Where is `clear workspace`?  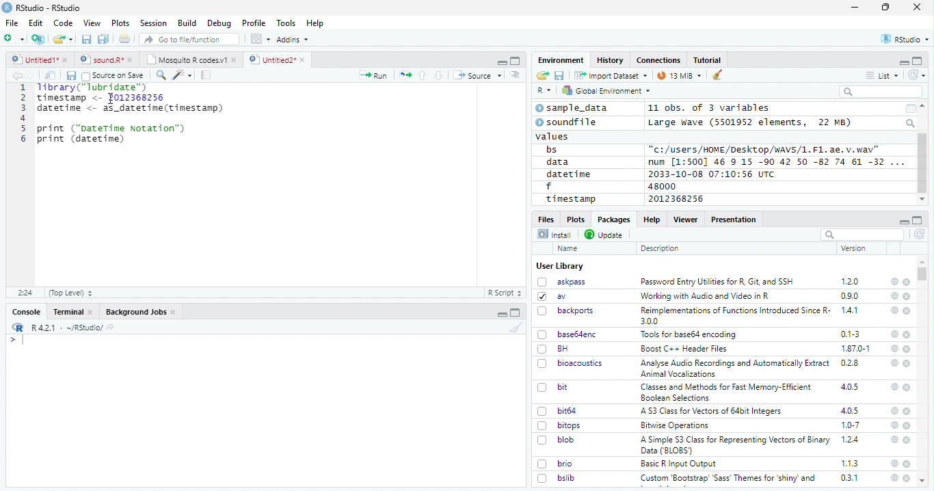
clear workspace is located at coordinates (718, 75).